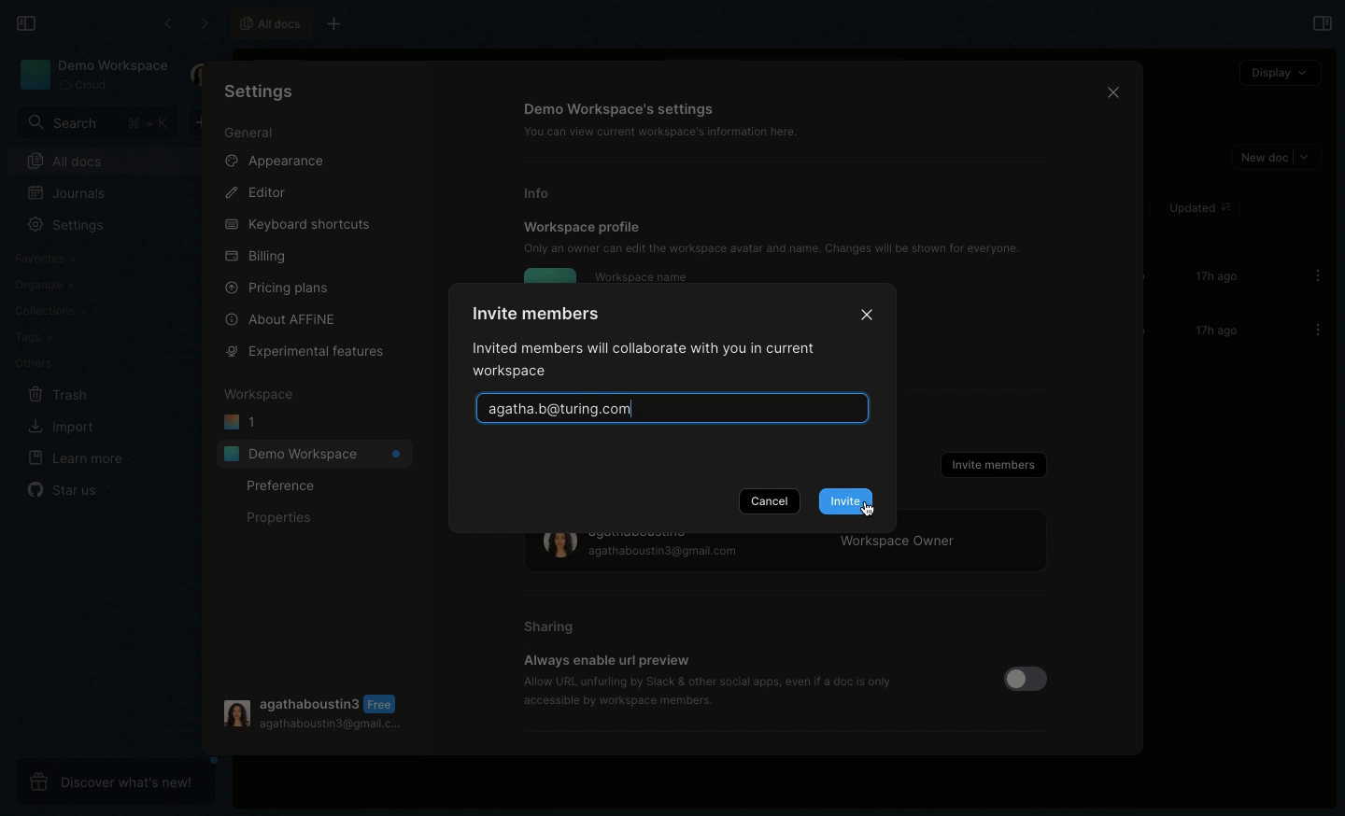  Describe the element at coordinates (58, 425) in the screenshot. I see `Import` at that location.